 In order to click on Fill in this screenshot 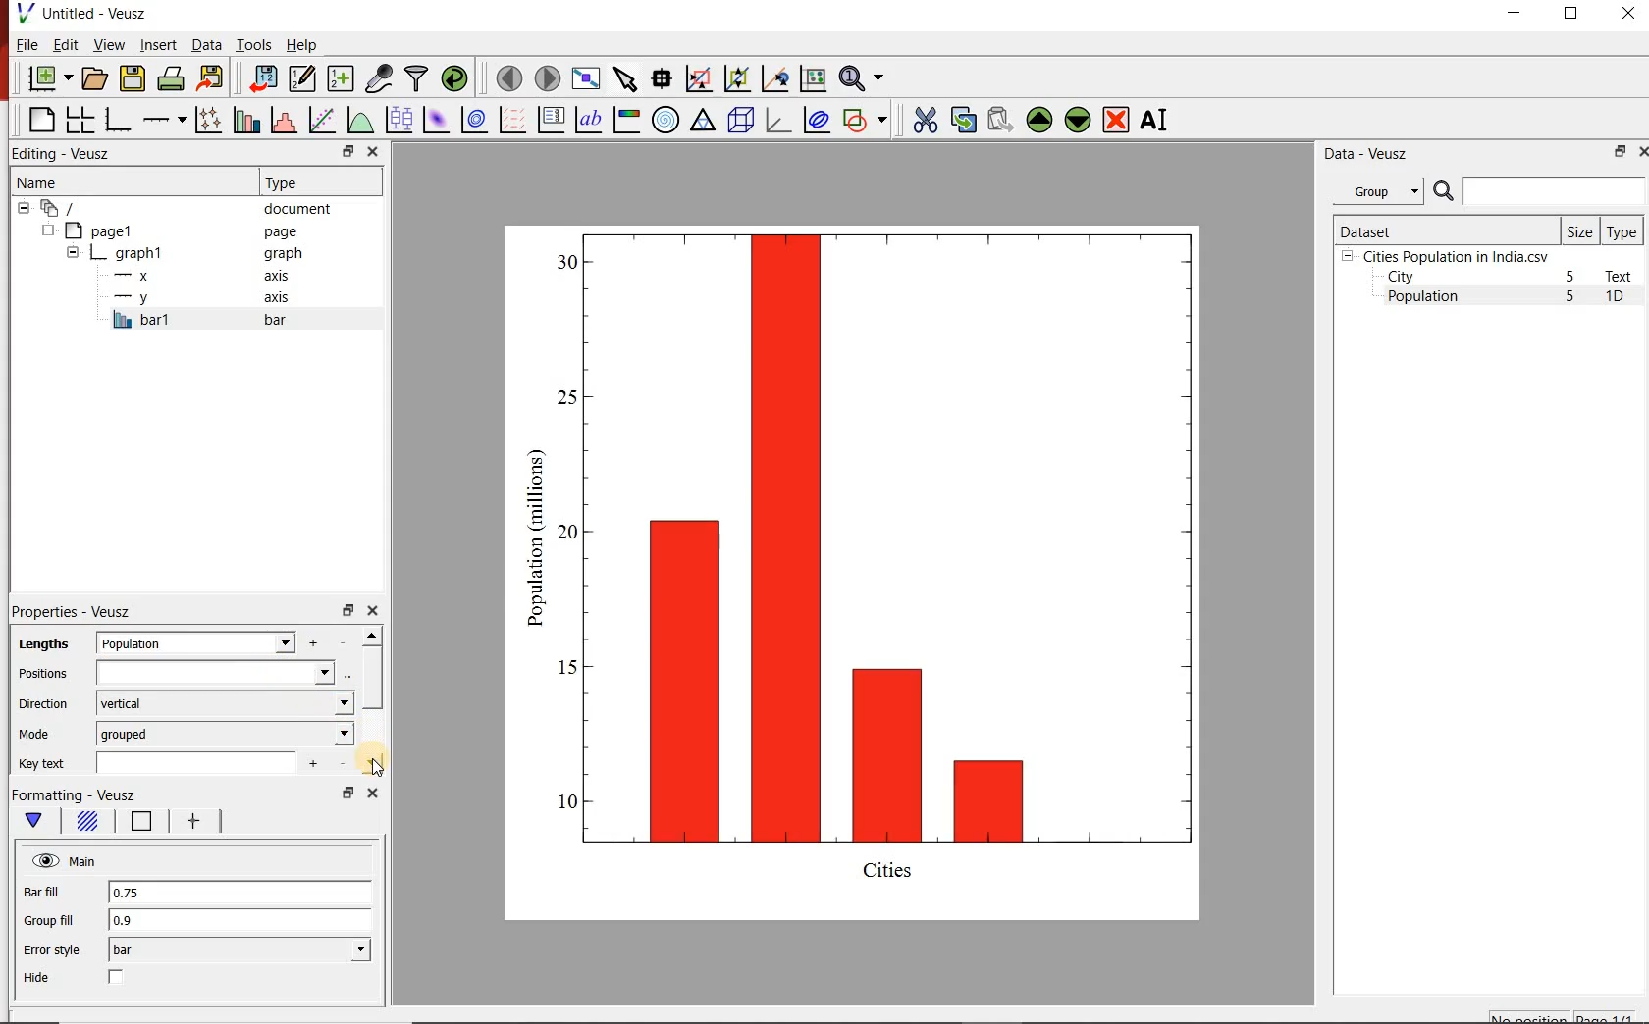, I will do `click(86, 824)`.